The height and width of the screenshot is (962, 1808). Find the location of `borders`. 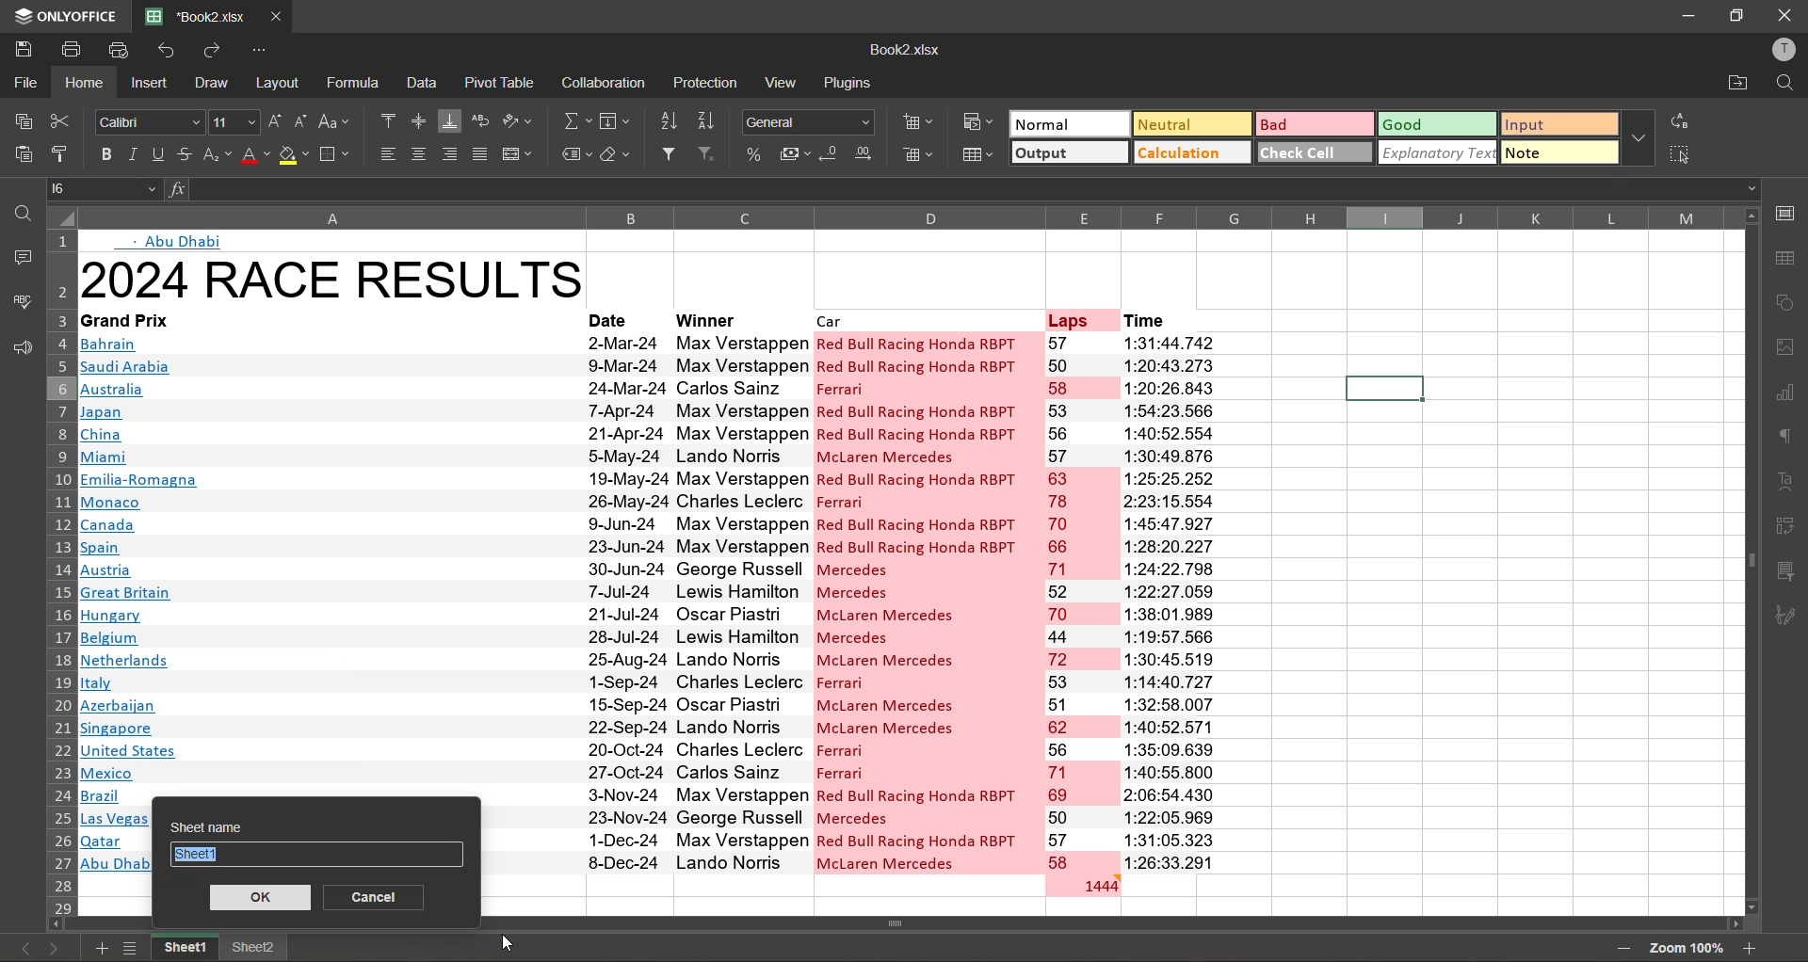

borders is located at coordinates (337, 153).